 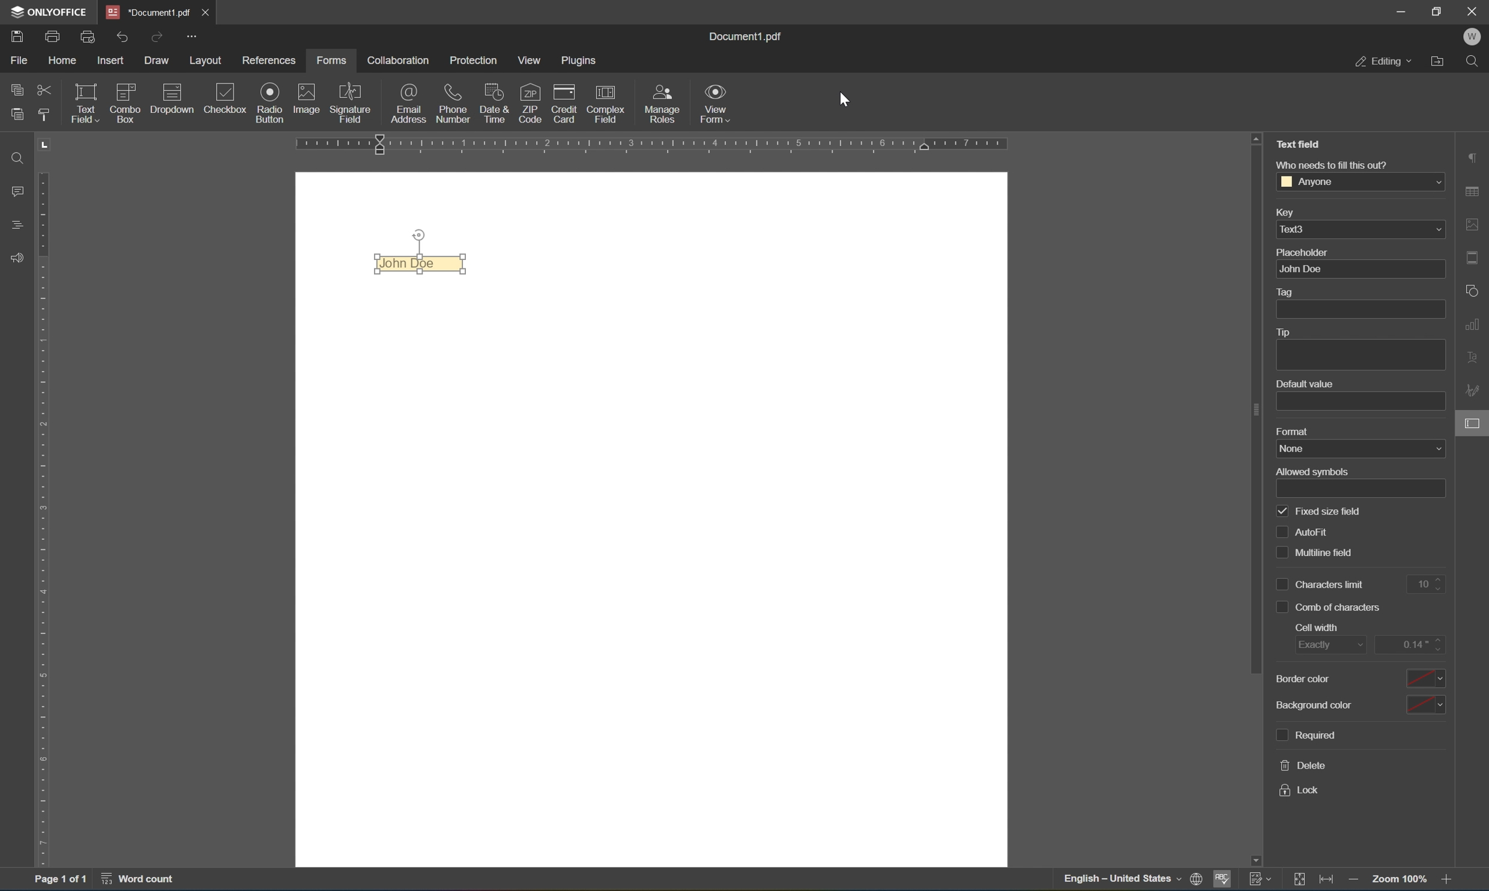 What do you see at coordinates (477, 60) in the screenshot?
I see `protection` at bounding box center [477, 60].